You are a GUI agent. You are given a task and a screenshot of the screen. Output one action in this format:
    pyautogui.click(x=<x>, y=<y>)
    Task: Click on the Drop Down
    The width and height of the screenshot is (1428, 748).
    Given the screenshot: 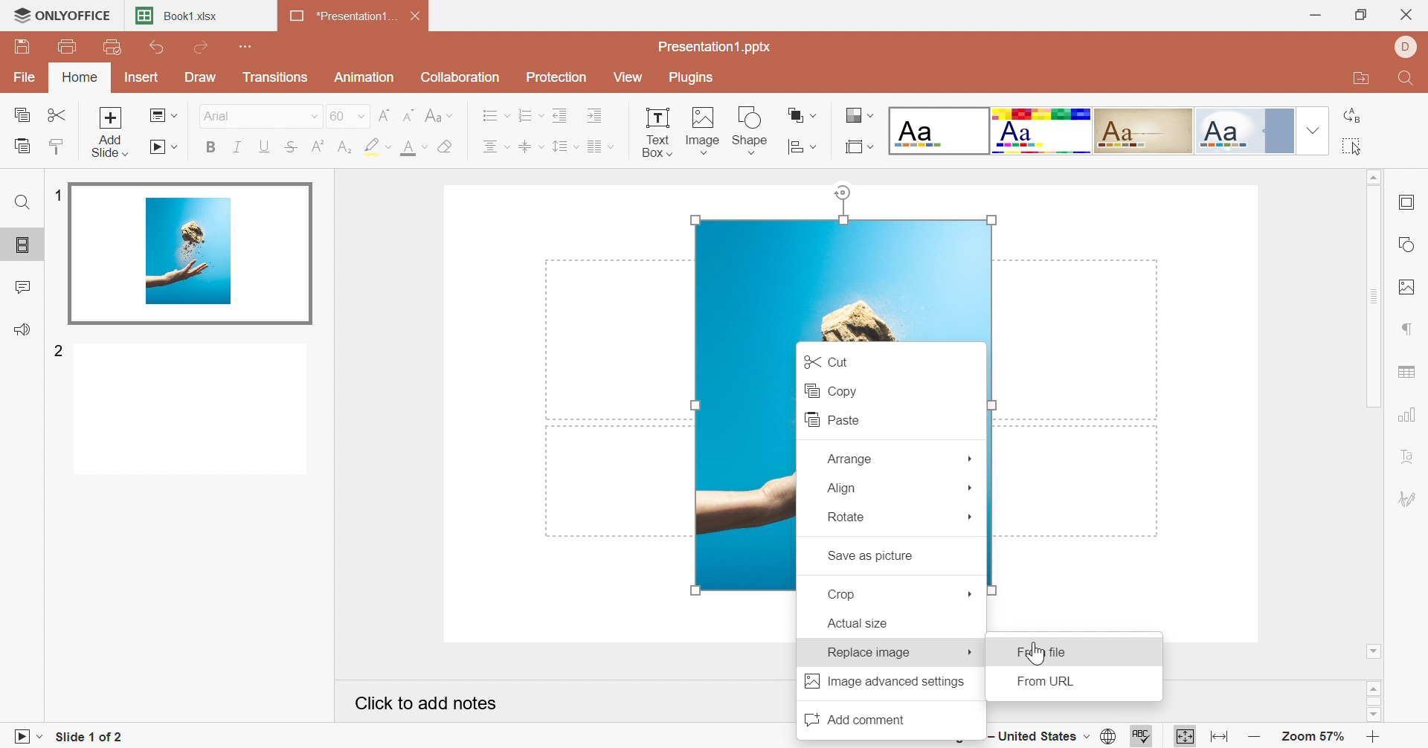 What is the action you would take?
    pyautogui.click(x=311, y=116)
    